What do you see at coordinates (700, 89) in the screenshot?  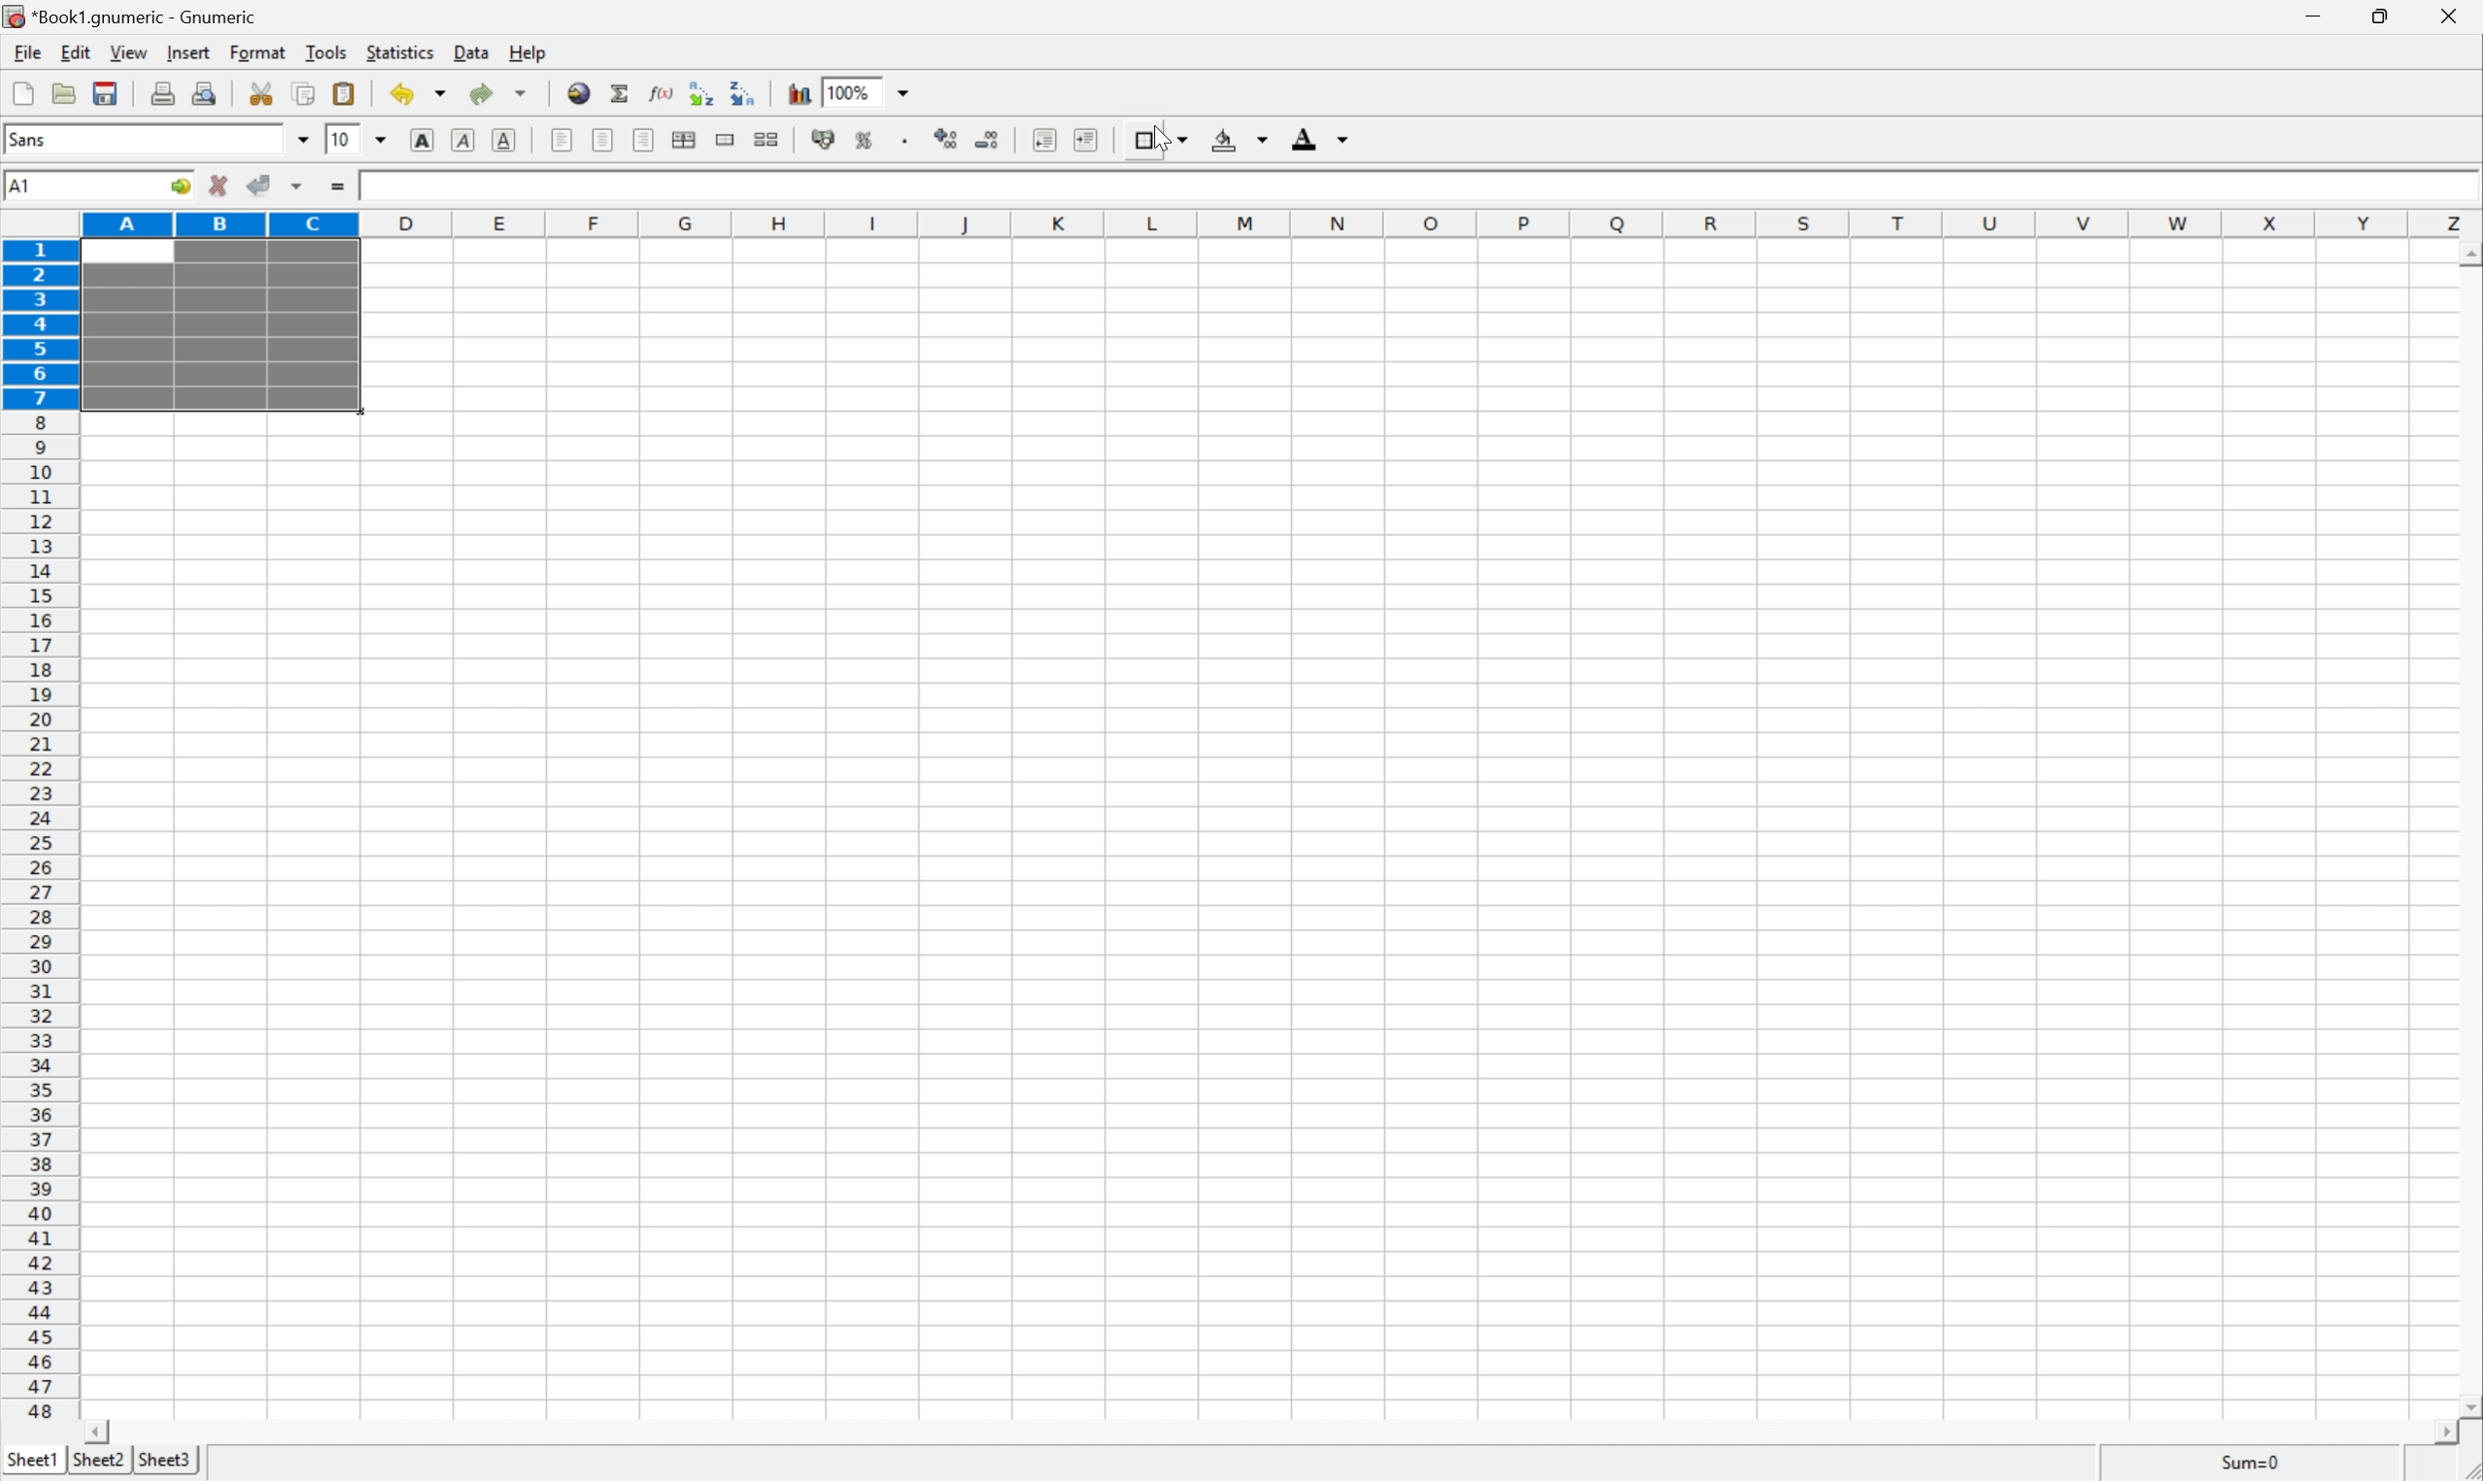 I see `Sort the selected region in ascending order based on the first column selected` at bounding box center [700, 89].